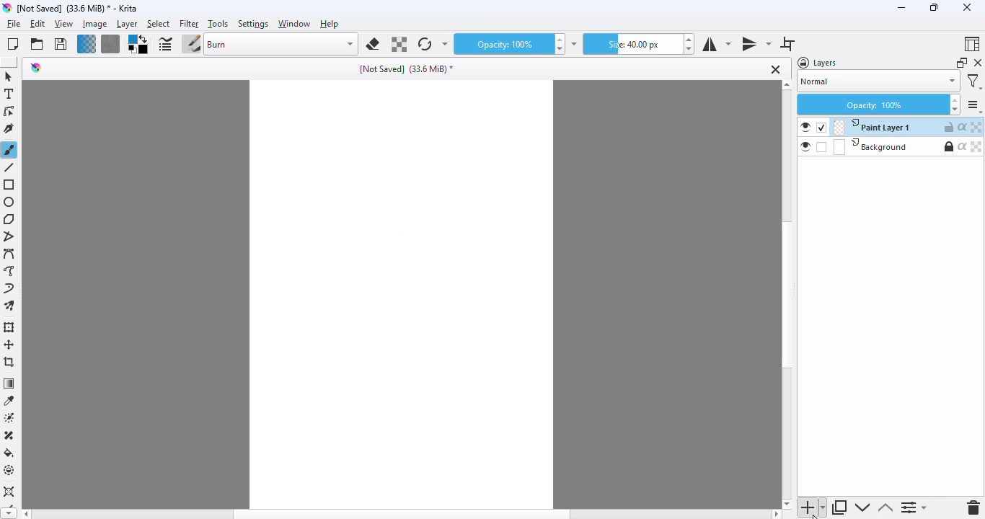 This screenshot has width=985, height=519. Describe the element at coordinates (10, 362) in the screenshot. I see `crop the image to an area` at that location.